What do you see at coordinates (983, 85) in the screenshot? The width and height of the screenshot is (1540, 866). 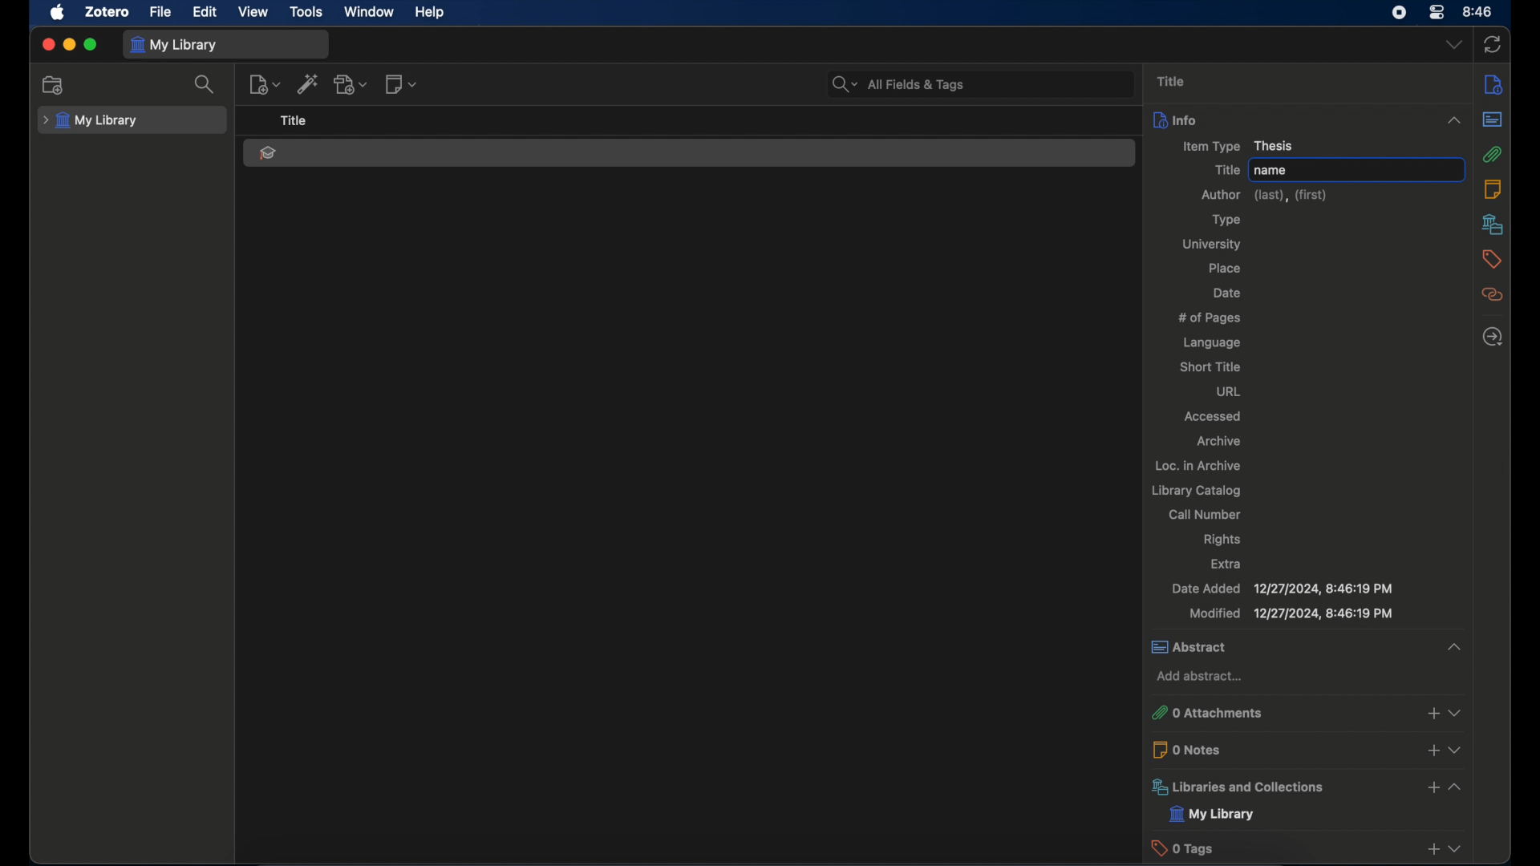 I see `all fields and tags` at bounding box center [983, 85].